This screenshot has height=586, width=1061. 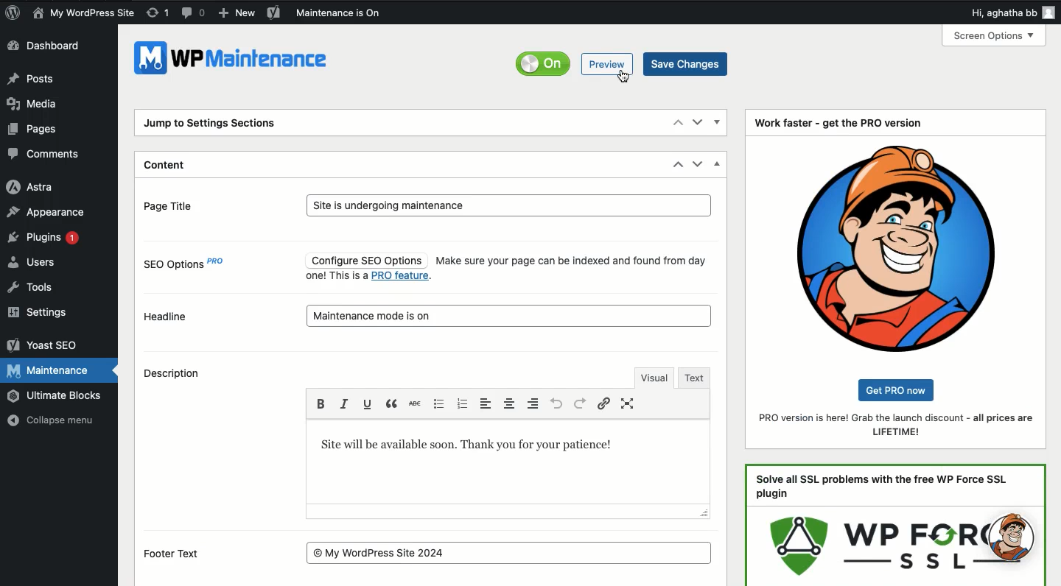 What do you see at coordinates (718, 123) in the screenshot?
I see `Show` at bounding box center [718, 123].